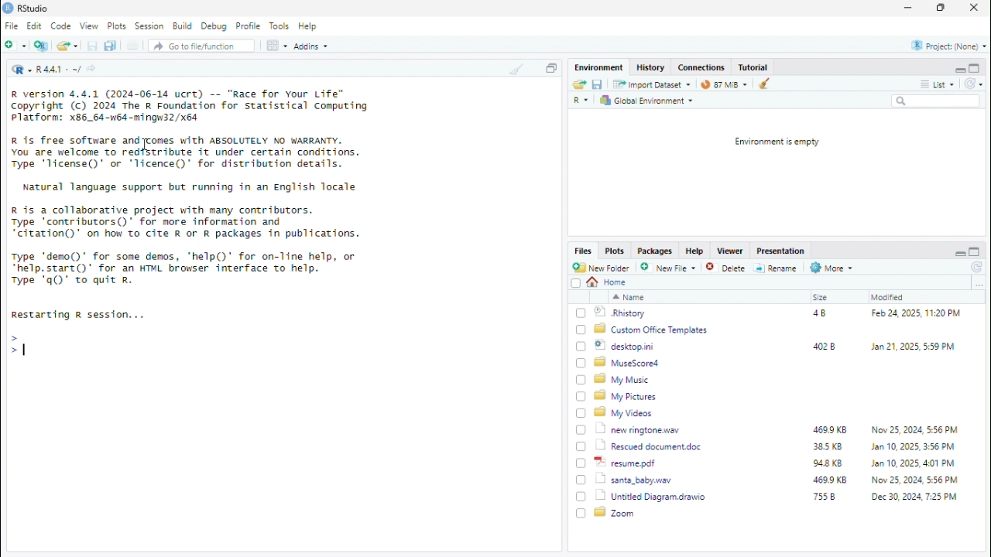  Describe the element at coordinates (696, 251) in the screenshot. I see `Help` at that location.